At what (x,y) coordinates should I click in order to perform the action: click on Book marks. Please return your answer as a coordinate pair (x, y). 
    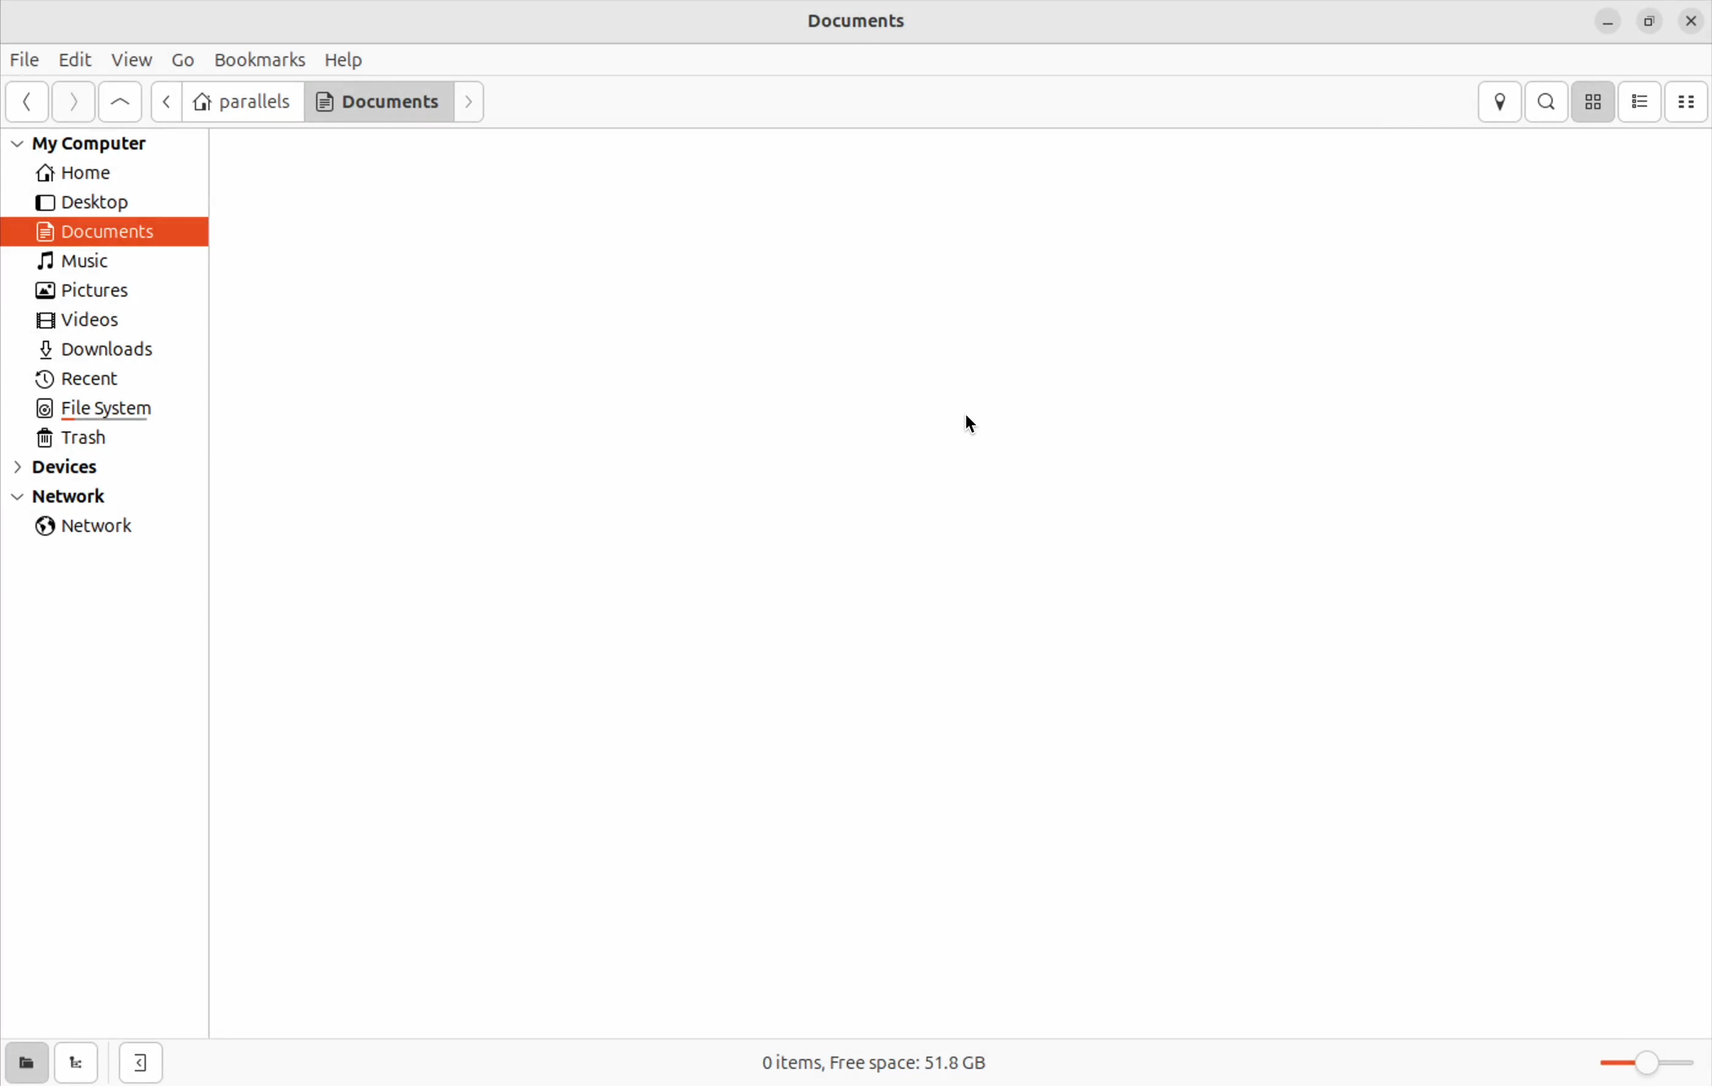
    Looking at the image, I should click on (260, 58).